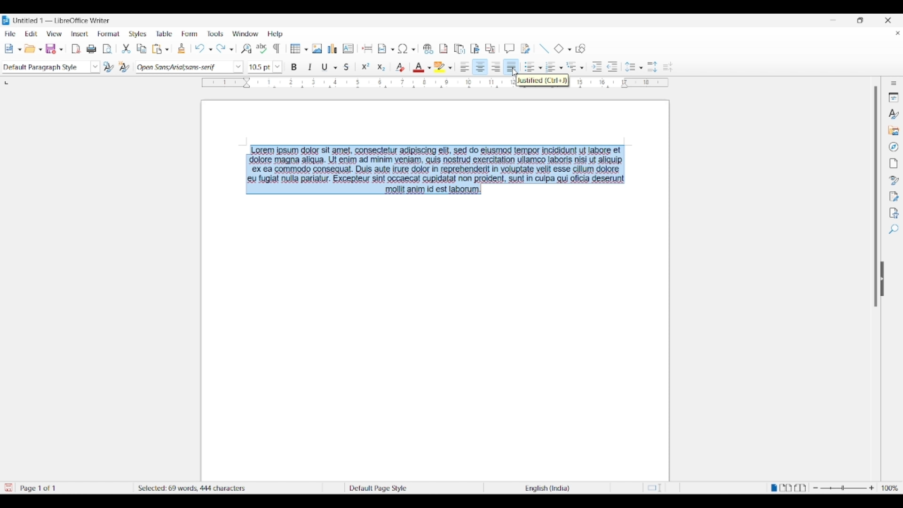  Describe the element at coordinates (126, 67) in the screenshot. I see `New style from selection` at that location.